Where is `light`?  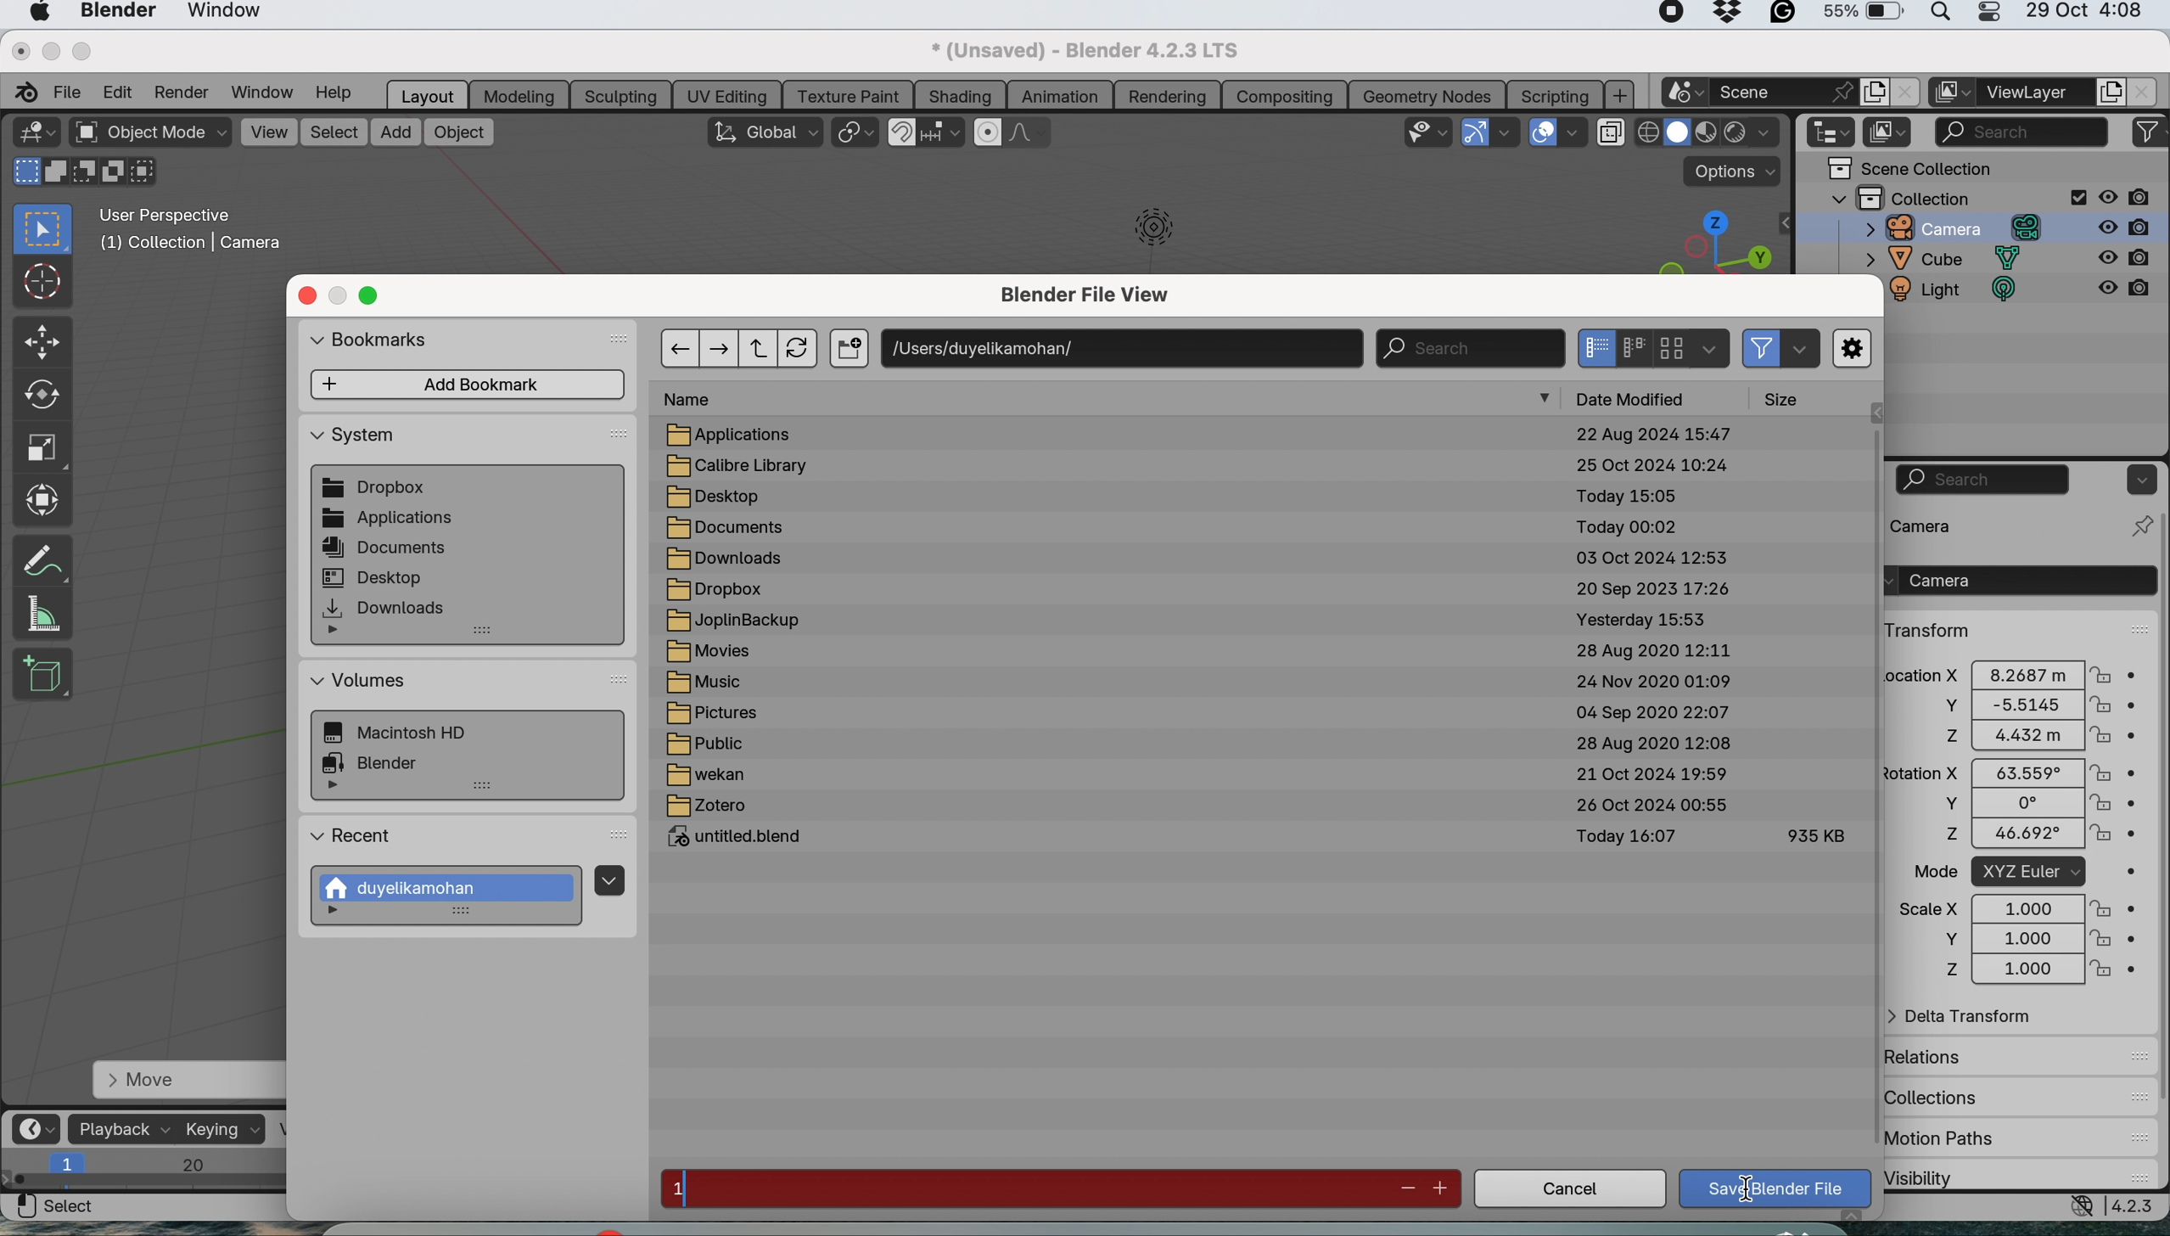 light is located at coordinates (1965, 293).